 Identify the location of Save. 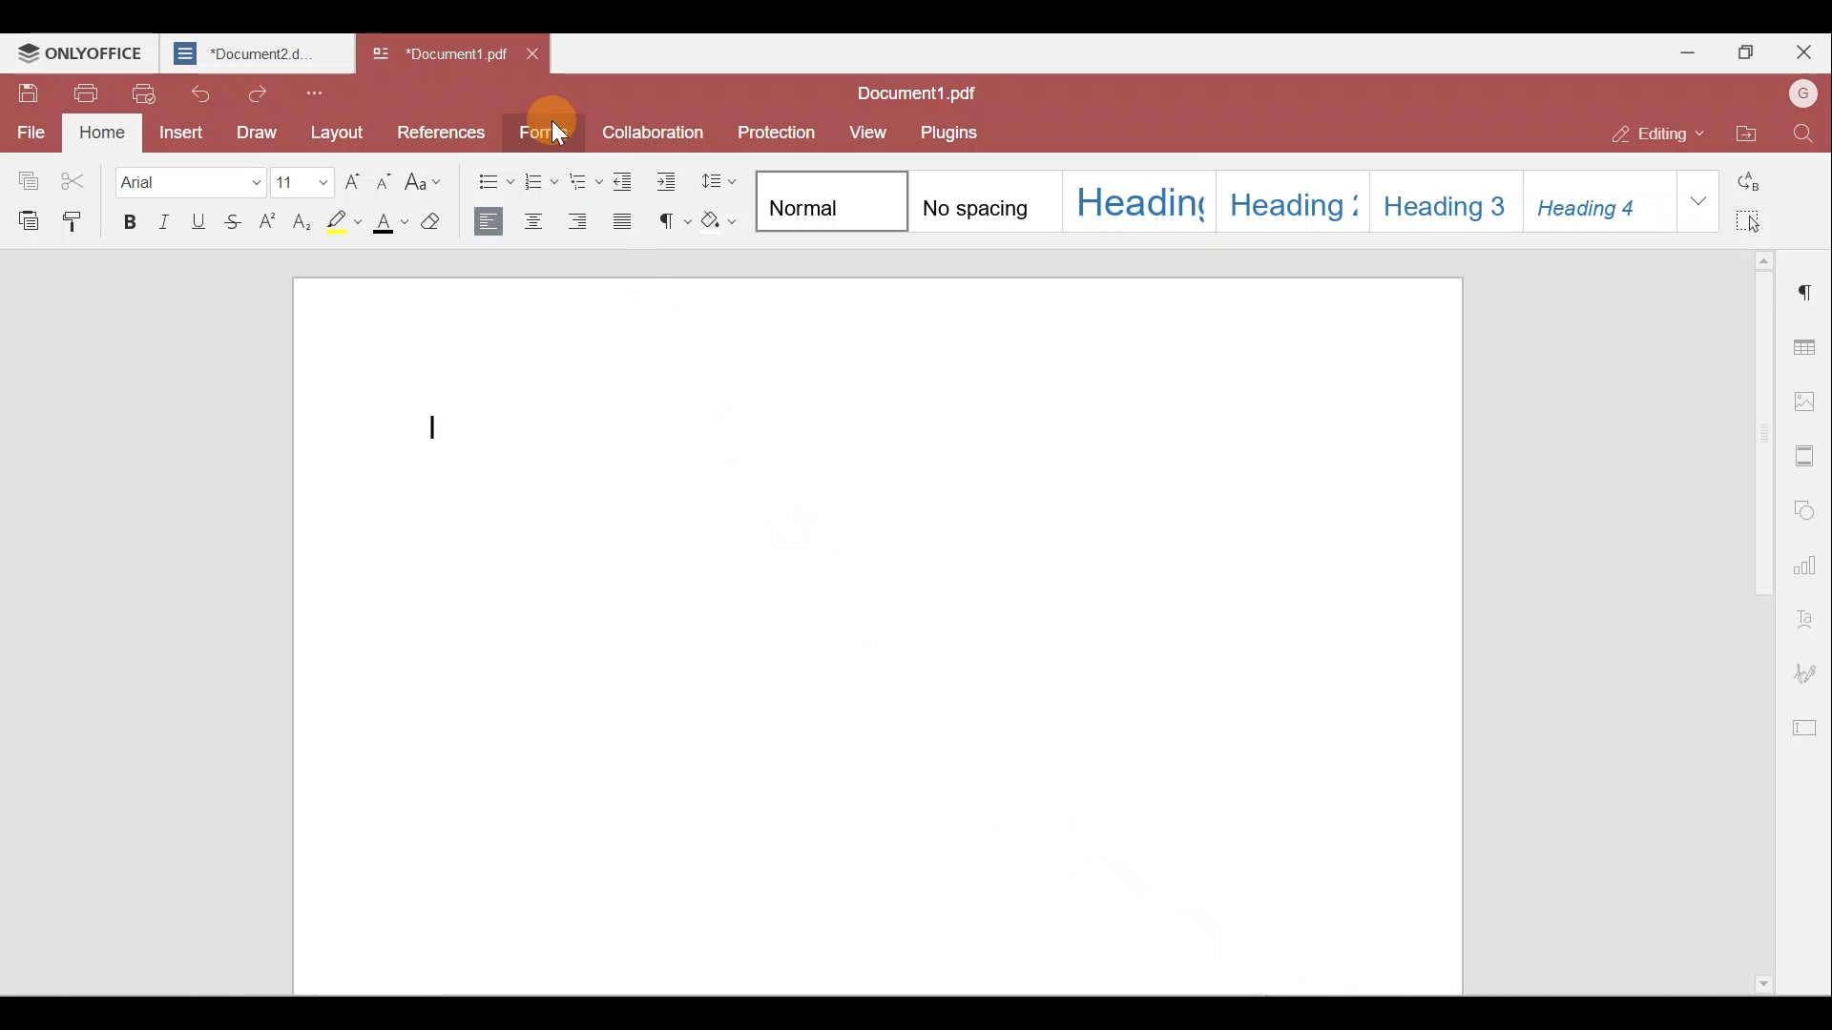
(25, 92).